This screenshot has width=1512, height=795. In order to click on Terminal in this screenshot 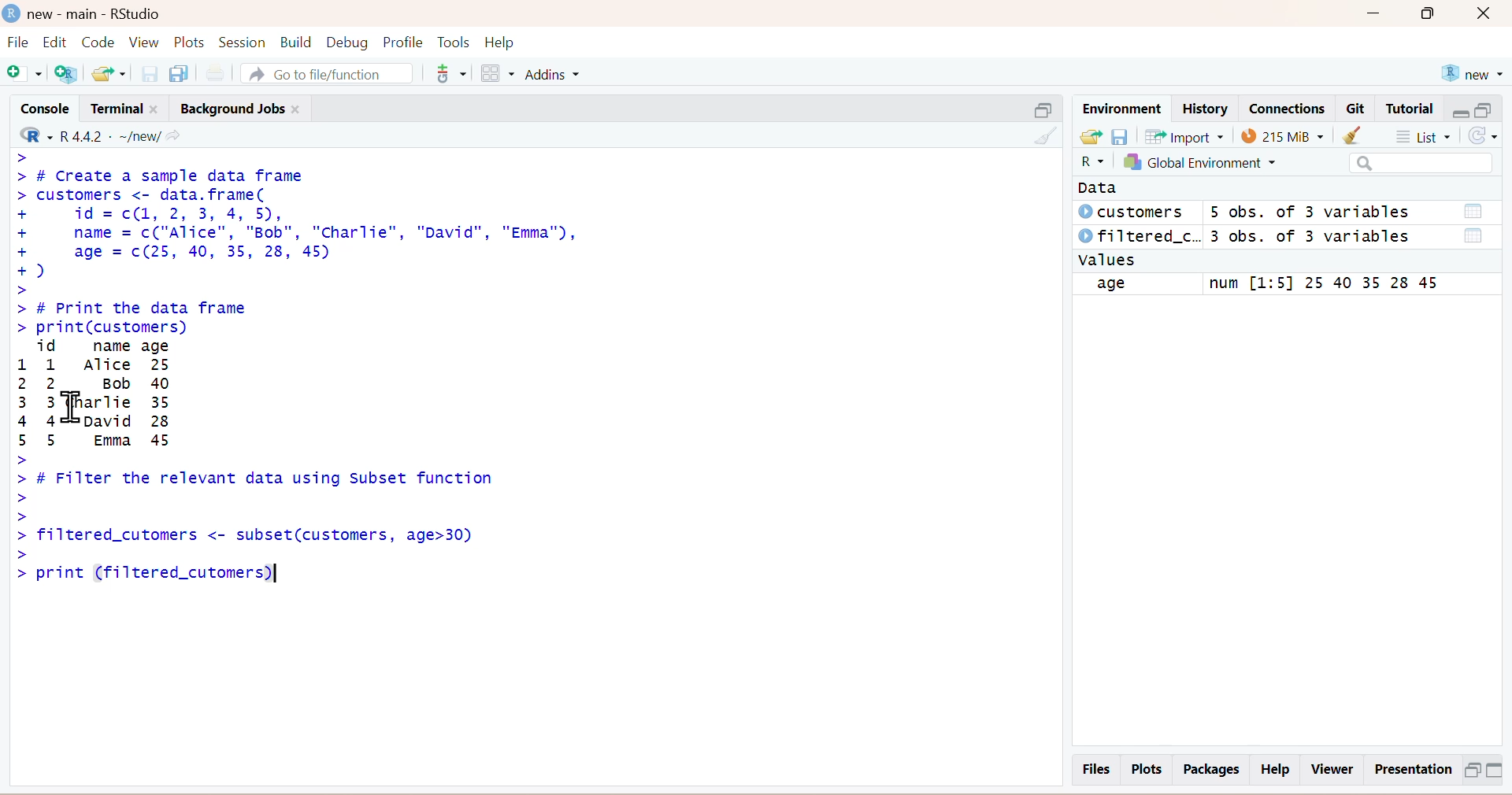, I will do `click(122, 106)`.